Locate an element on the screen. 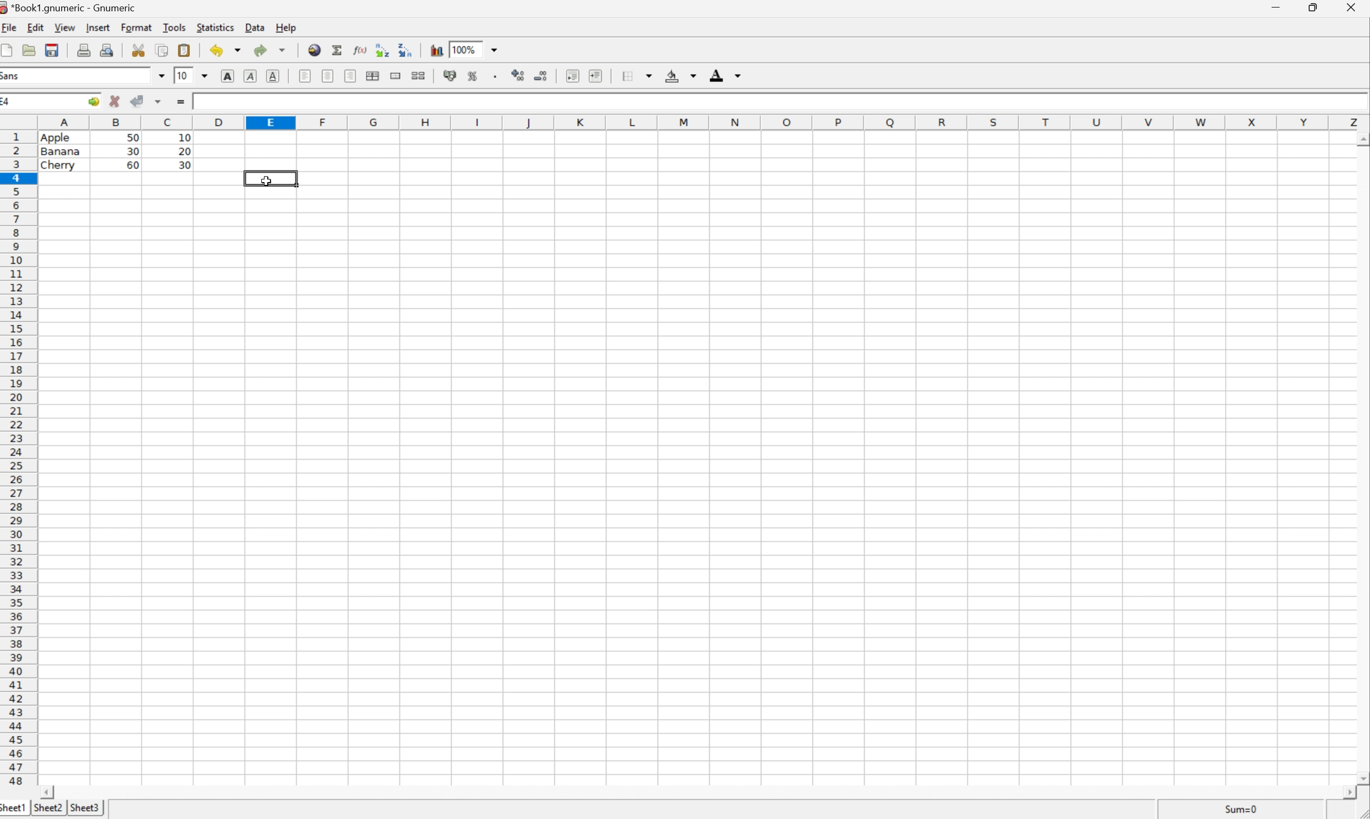 The image size is (1370, 819). scroll up is located at coordinates (1361, 138).